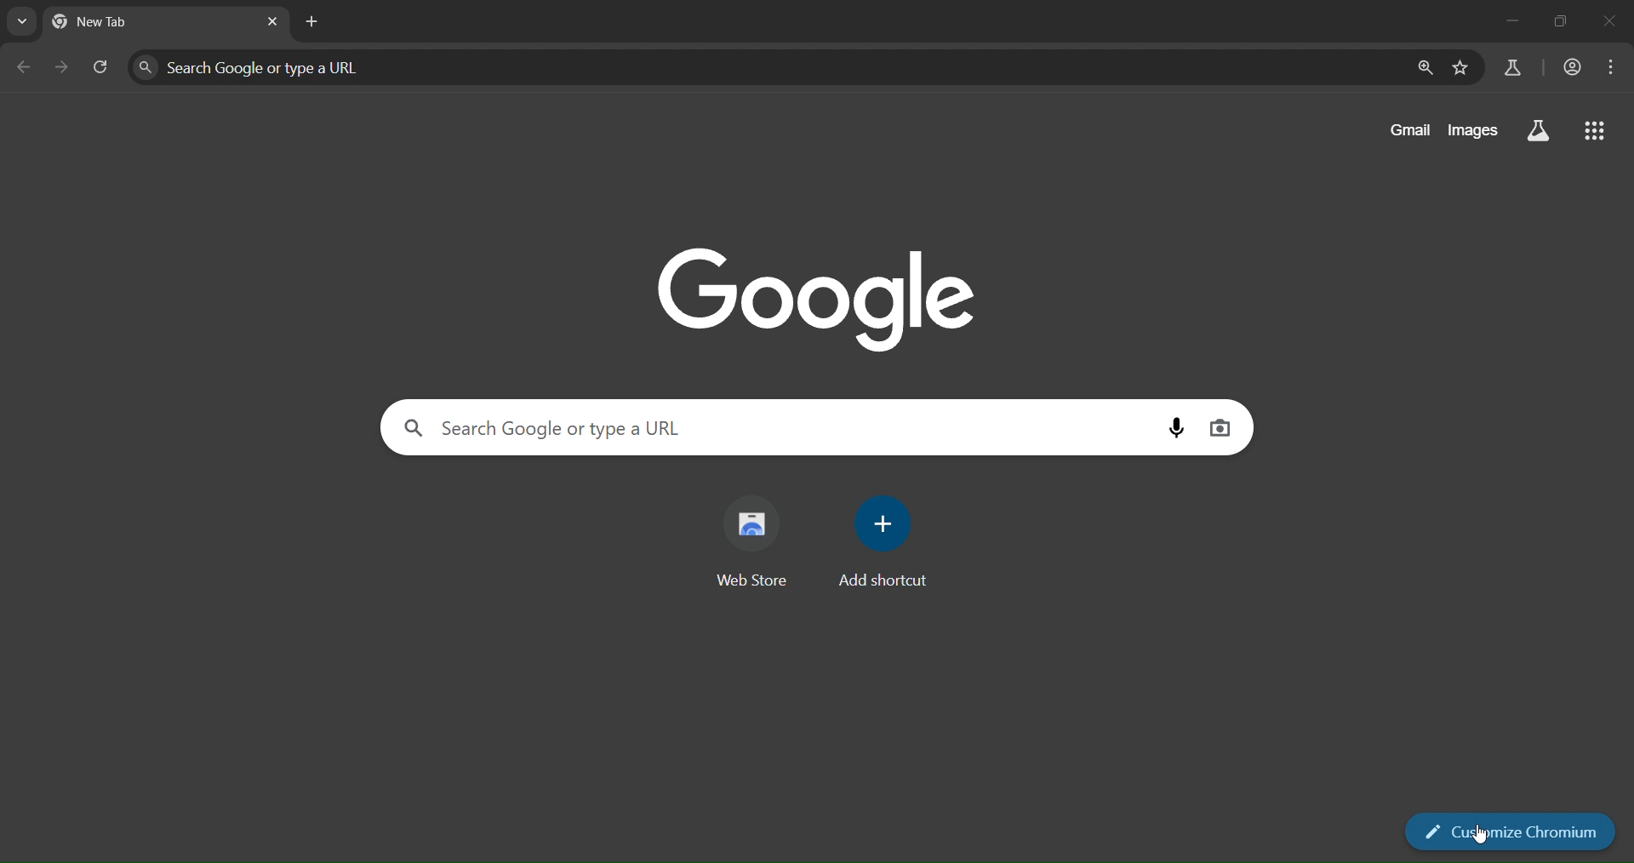 This screenshot has width=1634, height=863. What do you see at coordinates (888, 542) in the screenshot?
I see `add shortcut` at bounding box center [888, 542].